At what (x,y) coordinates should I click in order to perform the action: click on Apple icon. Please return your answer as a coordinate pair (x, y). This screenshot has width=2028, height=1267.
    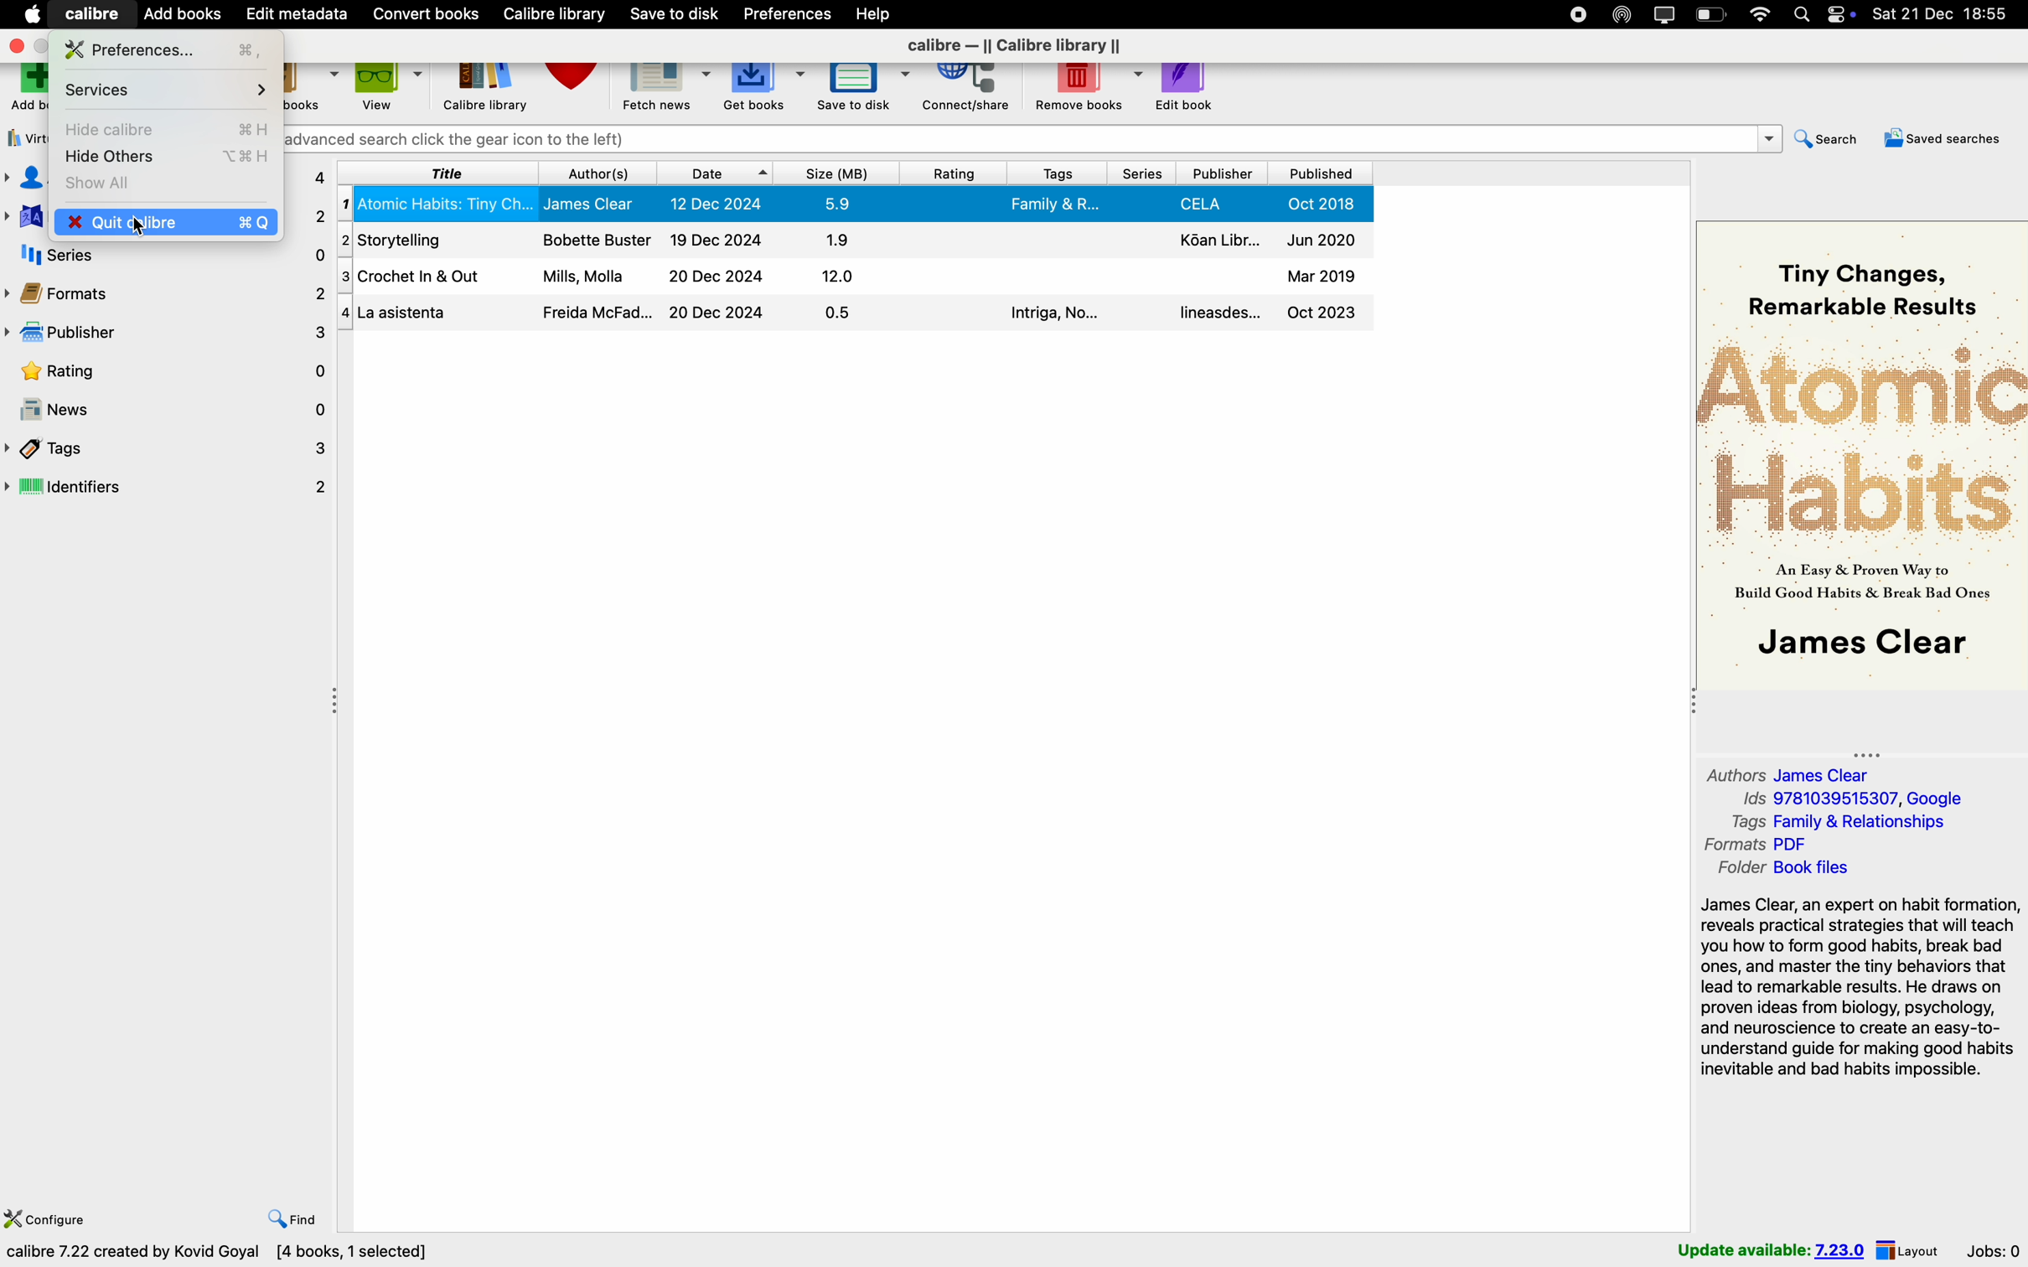
    Looking at the image, I should click on (28, 13).